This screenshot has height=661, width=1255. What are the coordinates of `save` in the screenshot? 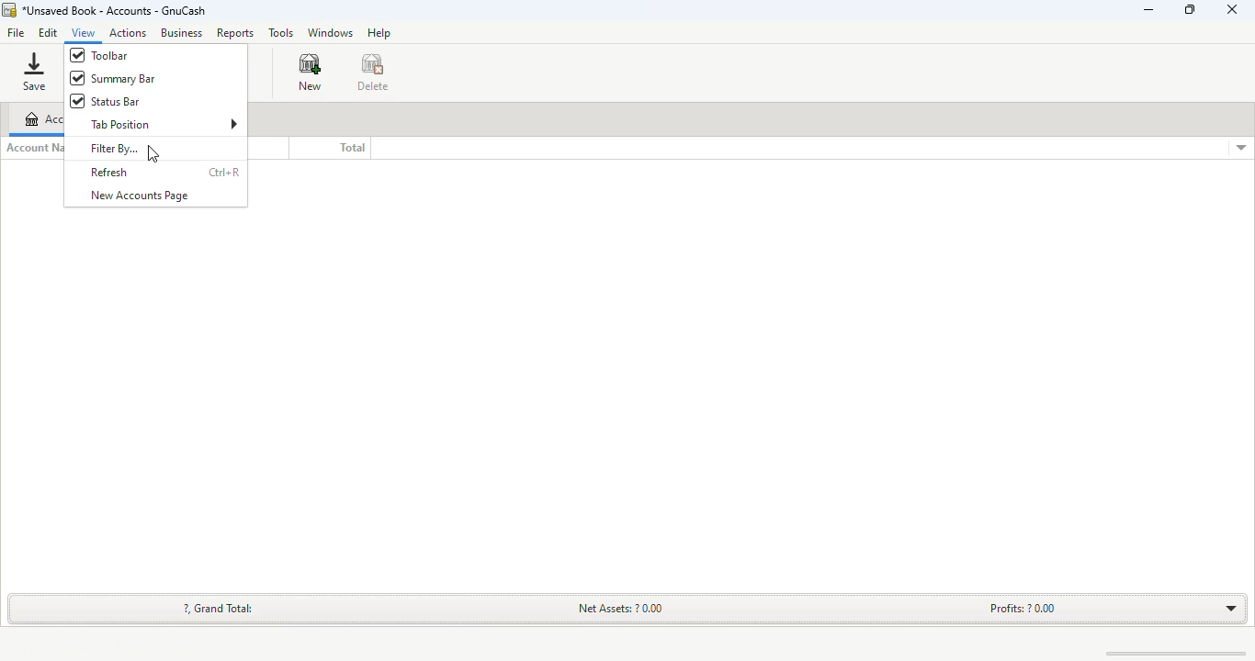 It's located at (34, 72).